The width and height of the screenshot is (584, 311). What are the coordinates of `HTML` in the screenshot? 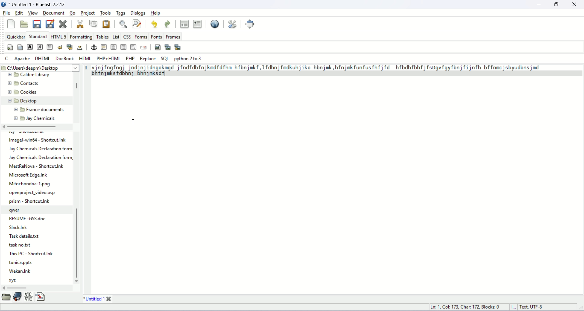 It's located at (86, 59).